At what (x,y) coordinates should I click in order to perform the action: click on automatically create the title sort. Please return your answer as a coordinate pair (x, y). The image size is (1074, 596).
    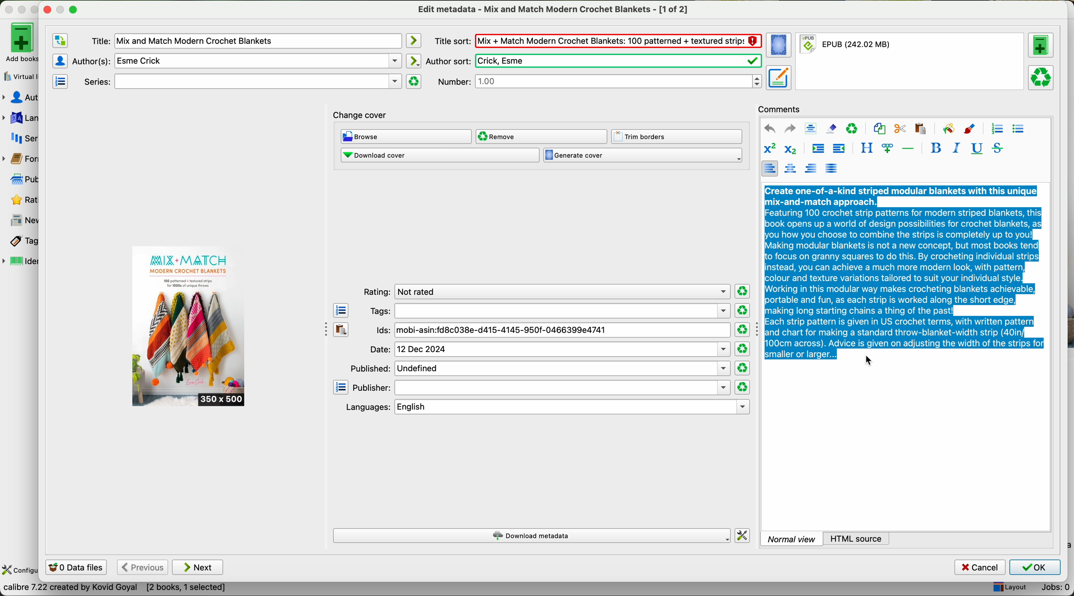
    Looking at the image, I should click on (413, 41).